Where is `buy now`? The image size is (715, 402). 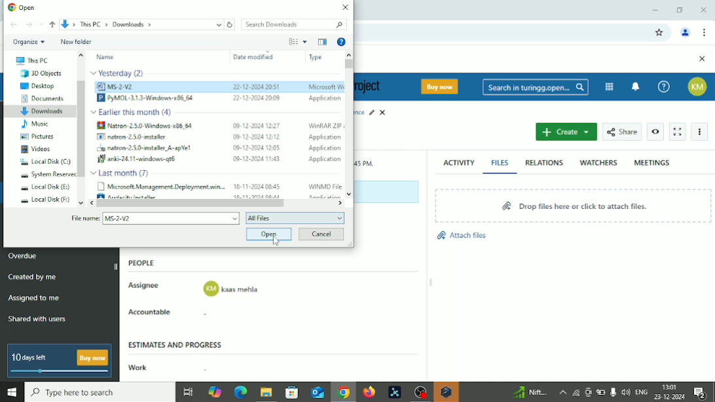
buy now is located at coordinates (93, 357).